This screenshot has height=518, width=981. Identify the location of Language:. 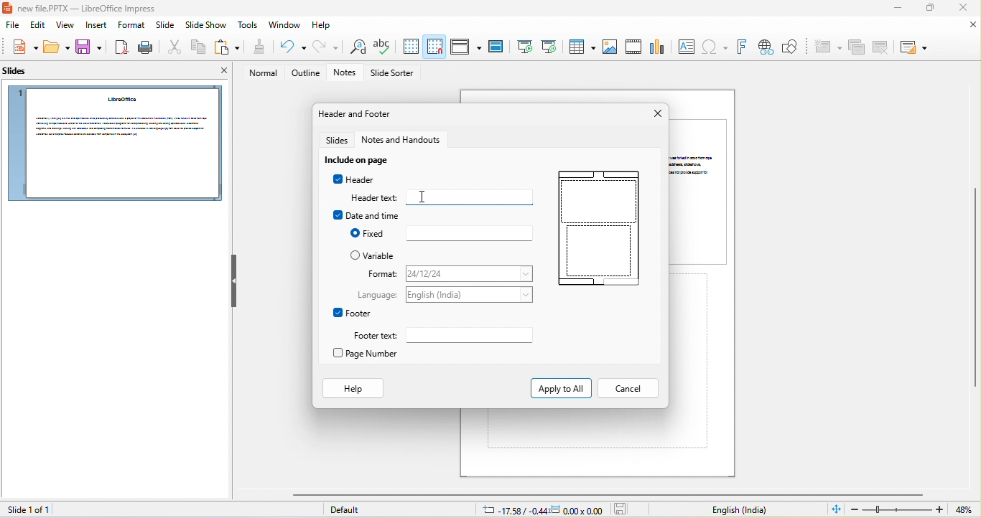
(378, 296).